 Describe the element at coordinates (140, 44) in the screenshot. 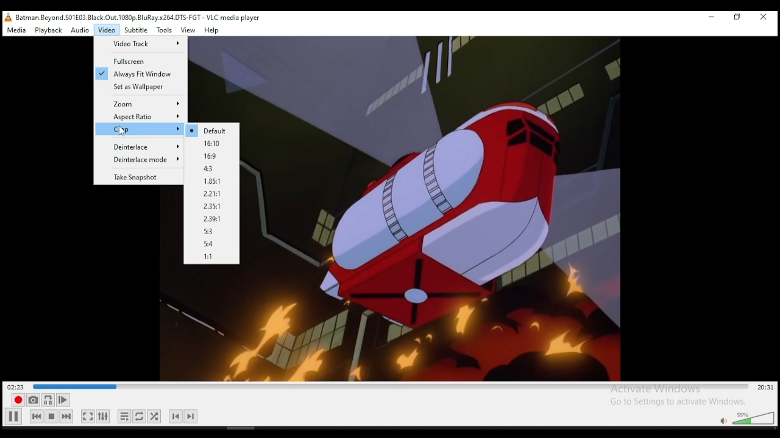

I see `Video Track` at that location.